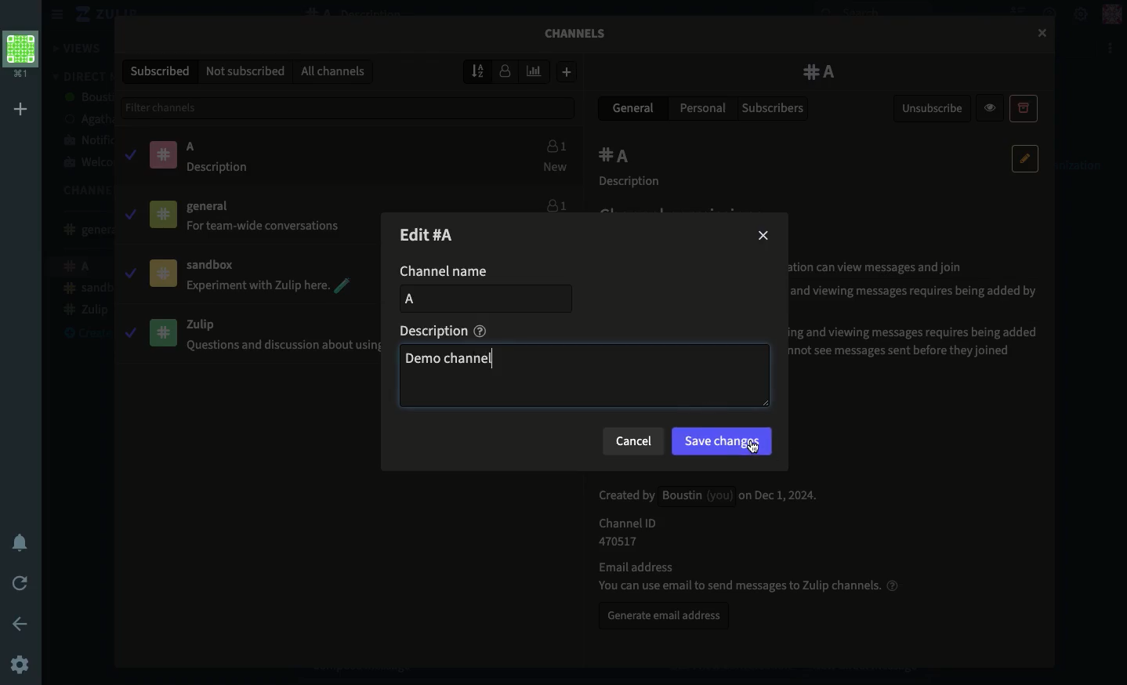 This screenshot has width=1127, height=685. I want to click on Close, so click(762, 238).